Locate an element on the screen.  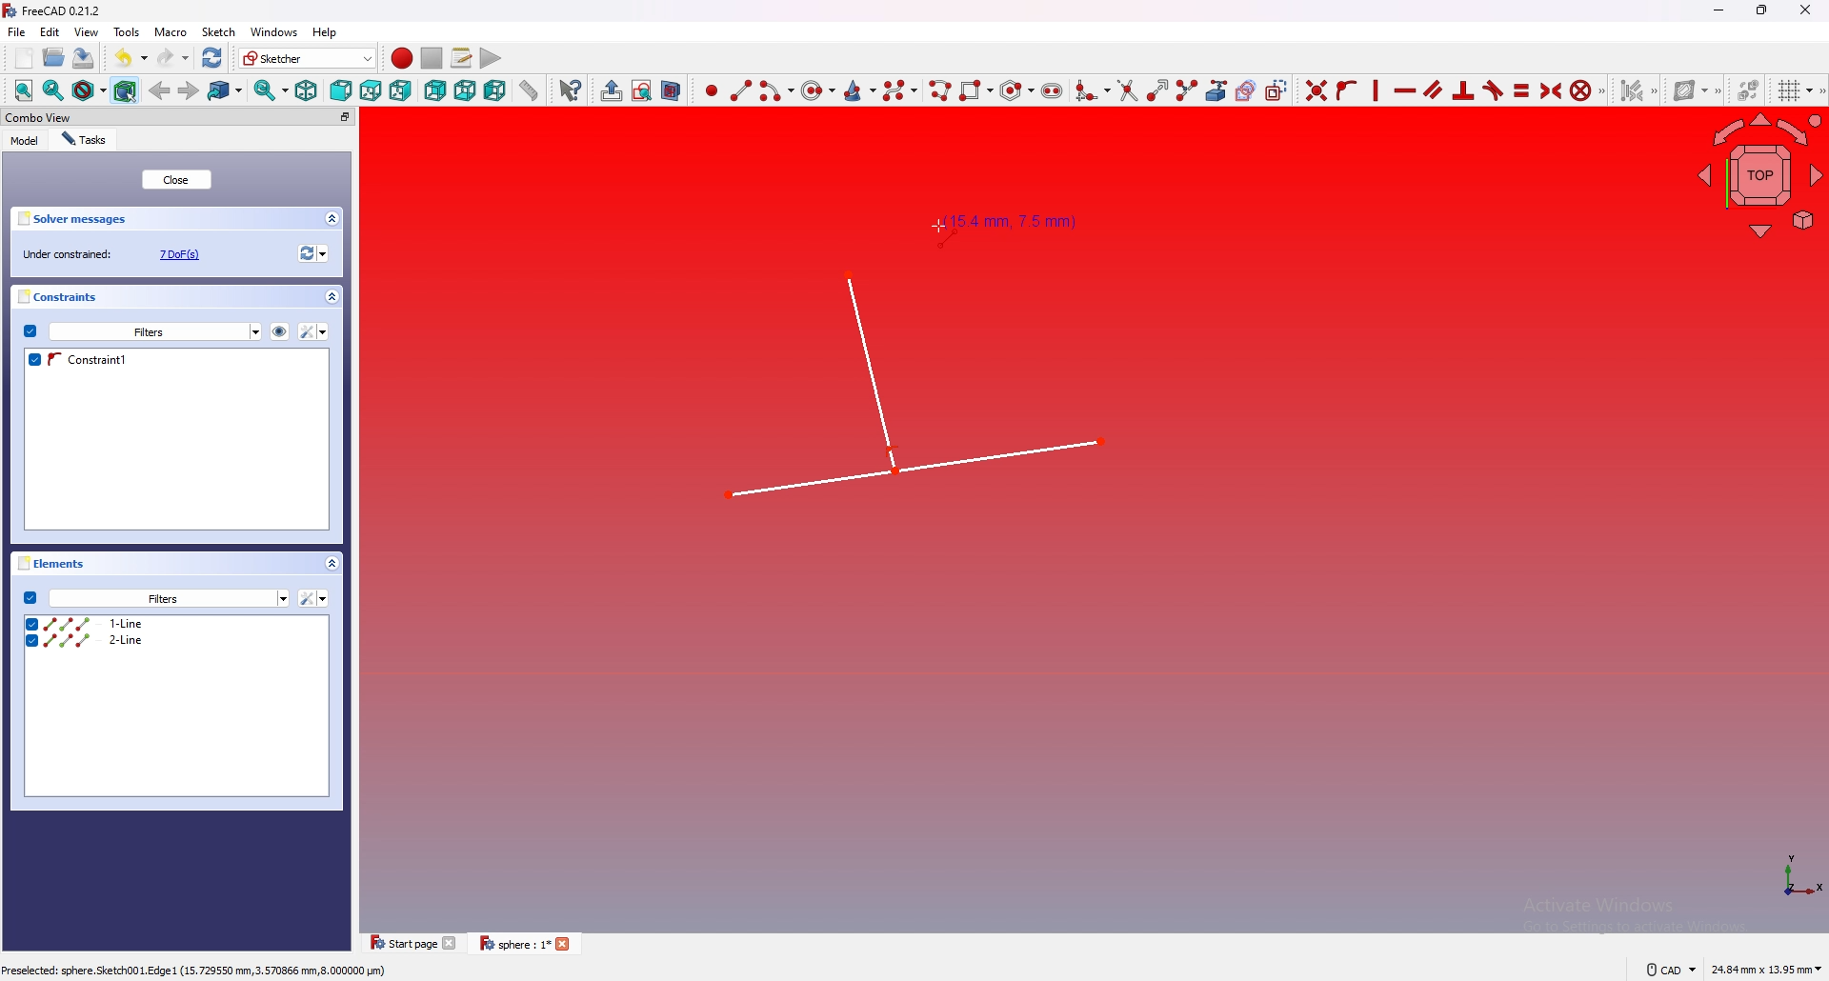
Stop macro recording is located at coordinates (432, 58).